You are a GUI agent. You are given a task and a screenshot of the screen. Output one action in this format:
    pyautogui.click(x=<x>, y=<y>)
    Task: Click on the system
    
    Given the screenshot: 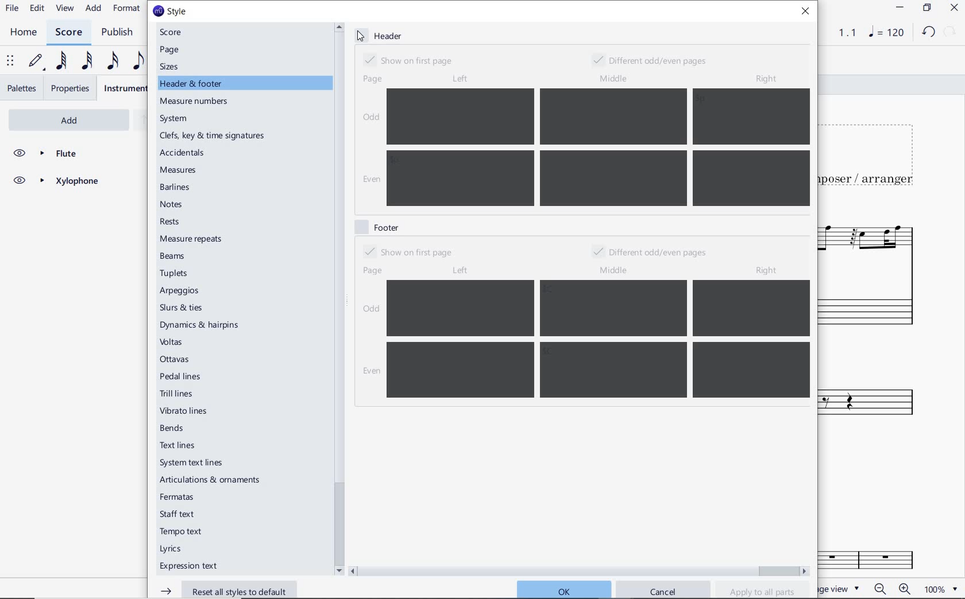 What is the action you would take?
    pyautogui.click(x=175, y=119)
    